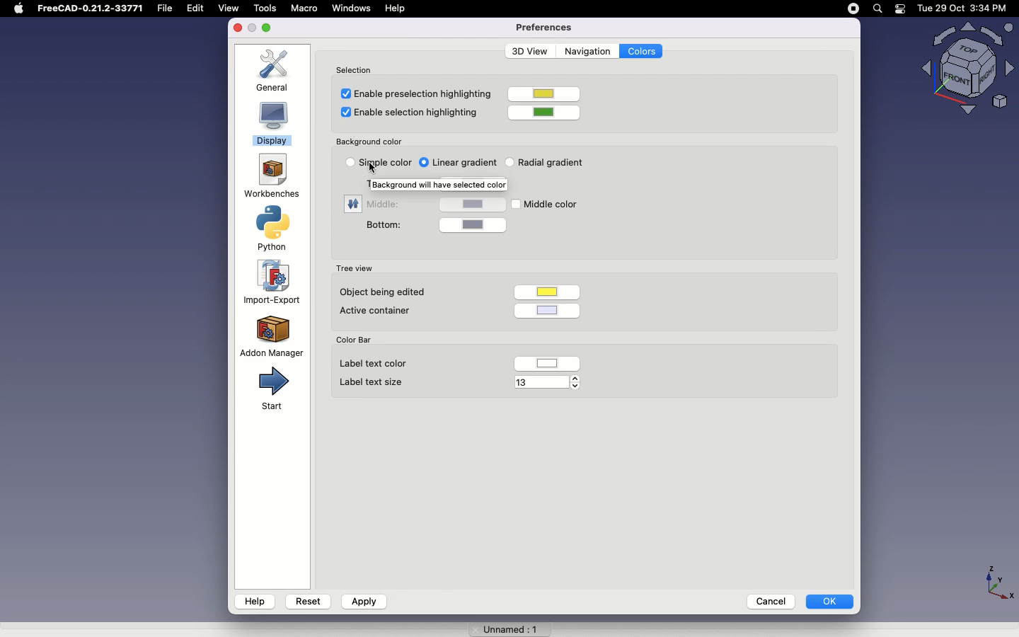  Describe the element at coordinates (168, 8) in the screenshot. I see `file` at that location.